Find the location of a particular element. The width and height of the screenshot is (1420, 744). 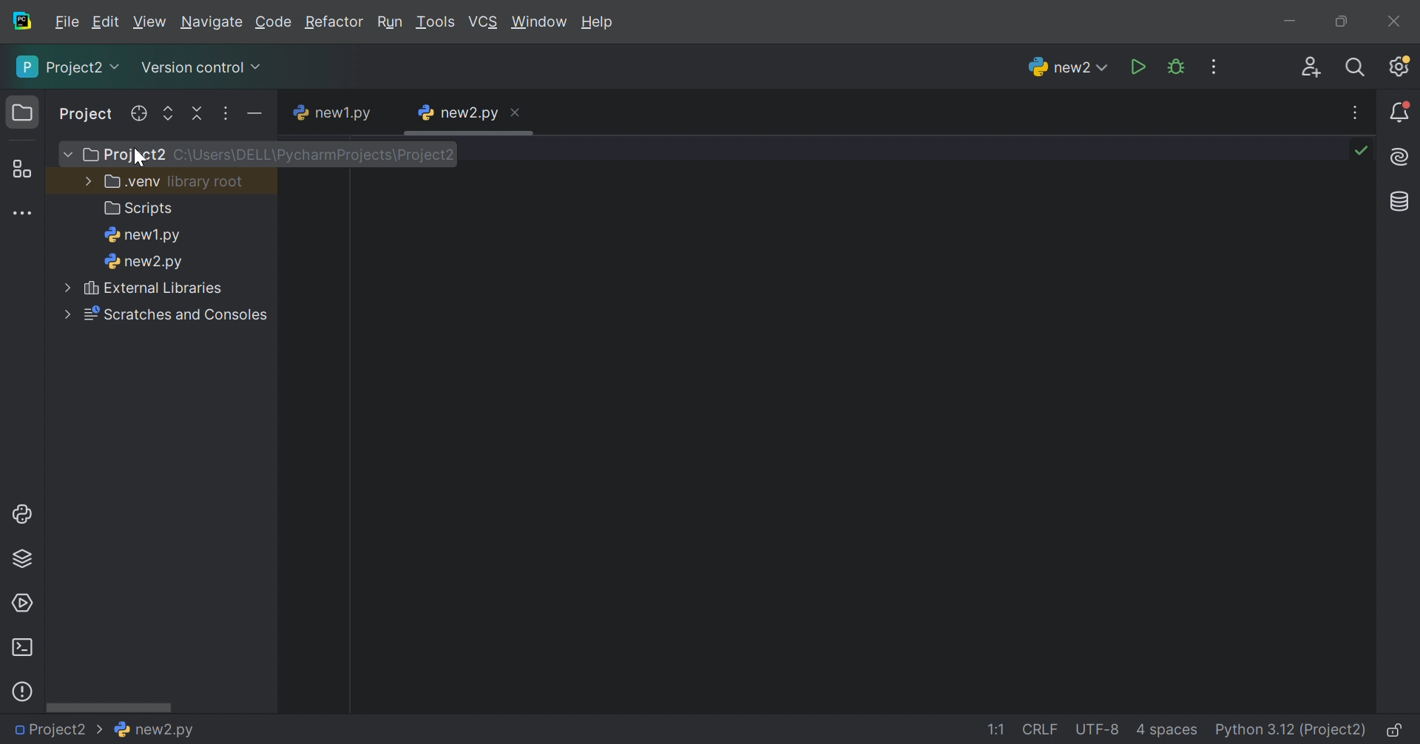

Project icon is located at coordinates (23, 110).